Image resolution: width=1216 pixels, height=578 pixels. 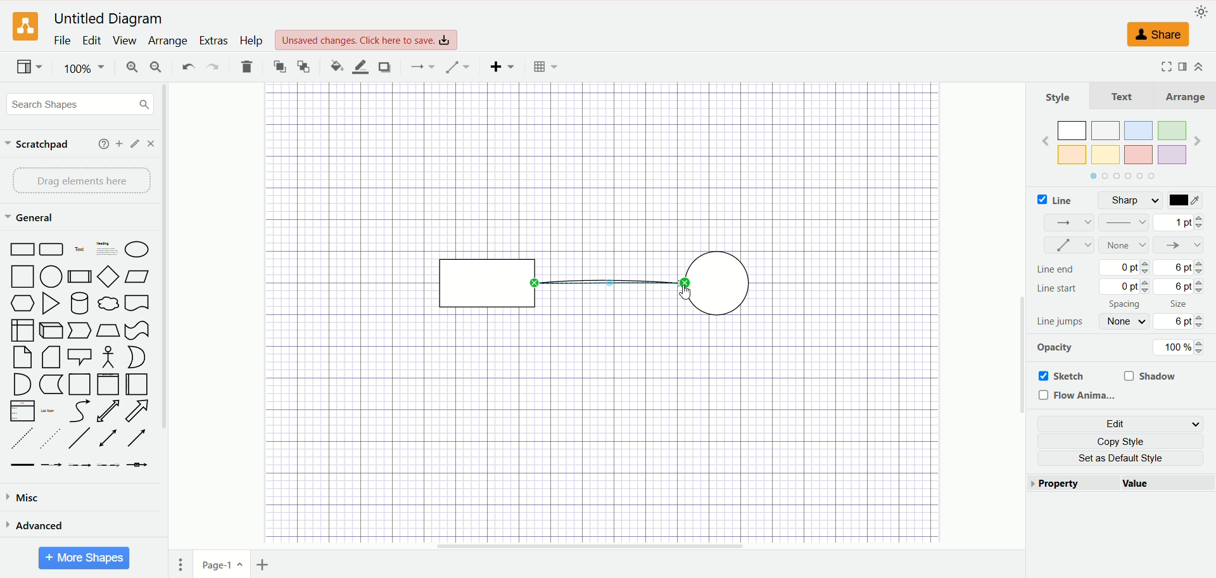 What do you see at coordinates (1184, 245) in the screenshot?
I see `line end` at bounding box center [1184, 245].